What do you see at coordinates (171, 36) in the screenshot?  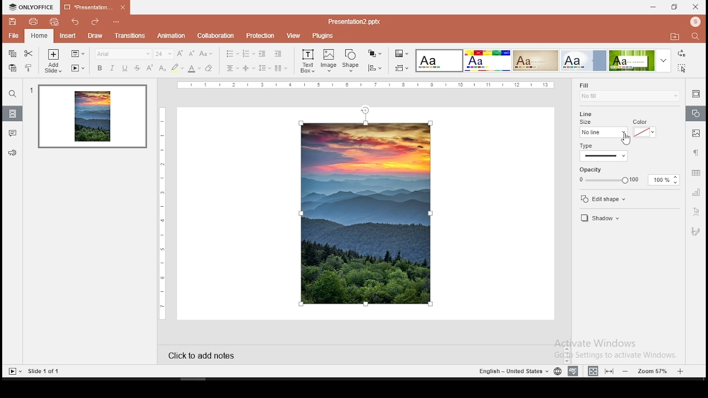 I see `animation` at bounding box center [171, 36].